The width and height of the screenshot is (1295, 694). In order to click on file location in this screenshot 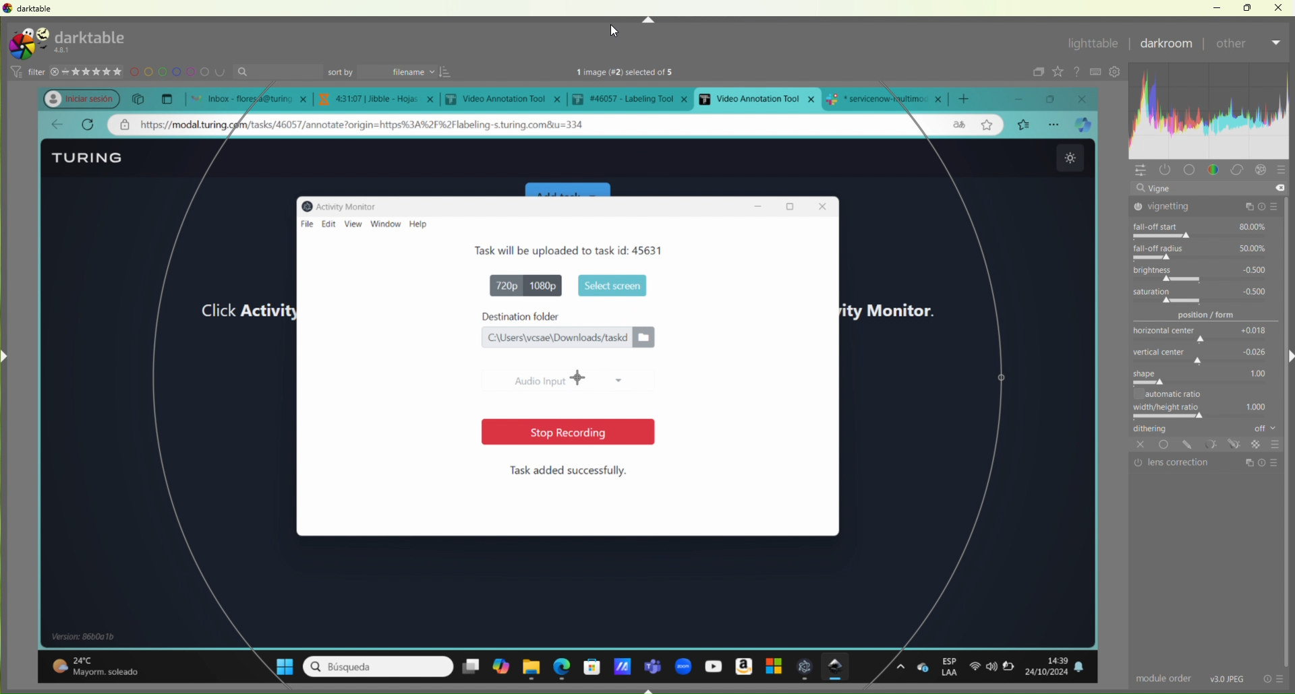, I will do `click(567, 338)`.